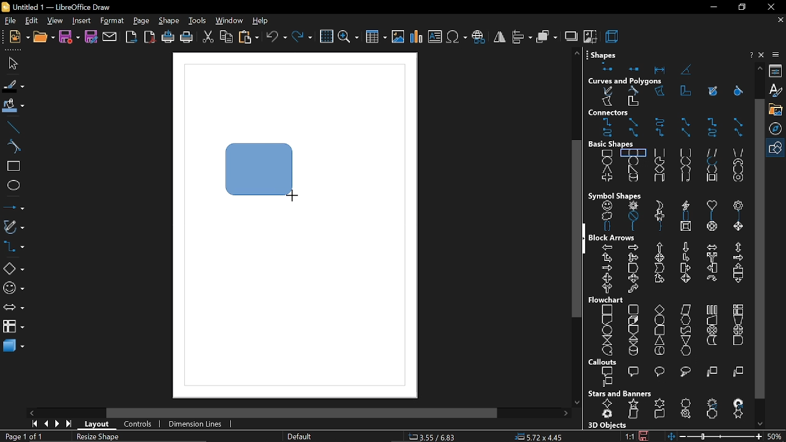 The image size is (786, 442). I want to click on go to last page, so click(70, 425).